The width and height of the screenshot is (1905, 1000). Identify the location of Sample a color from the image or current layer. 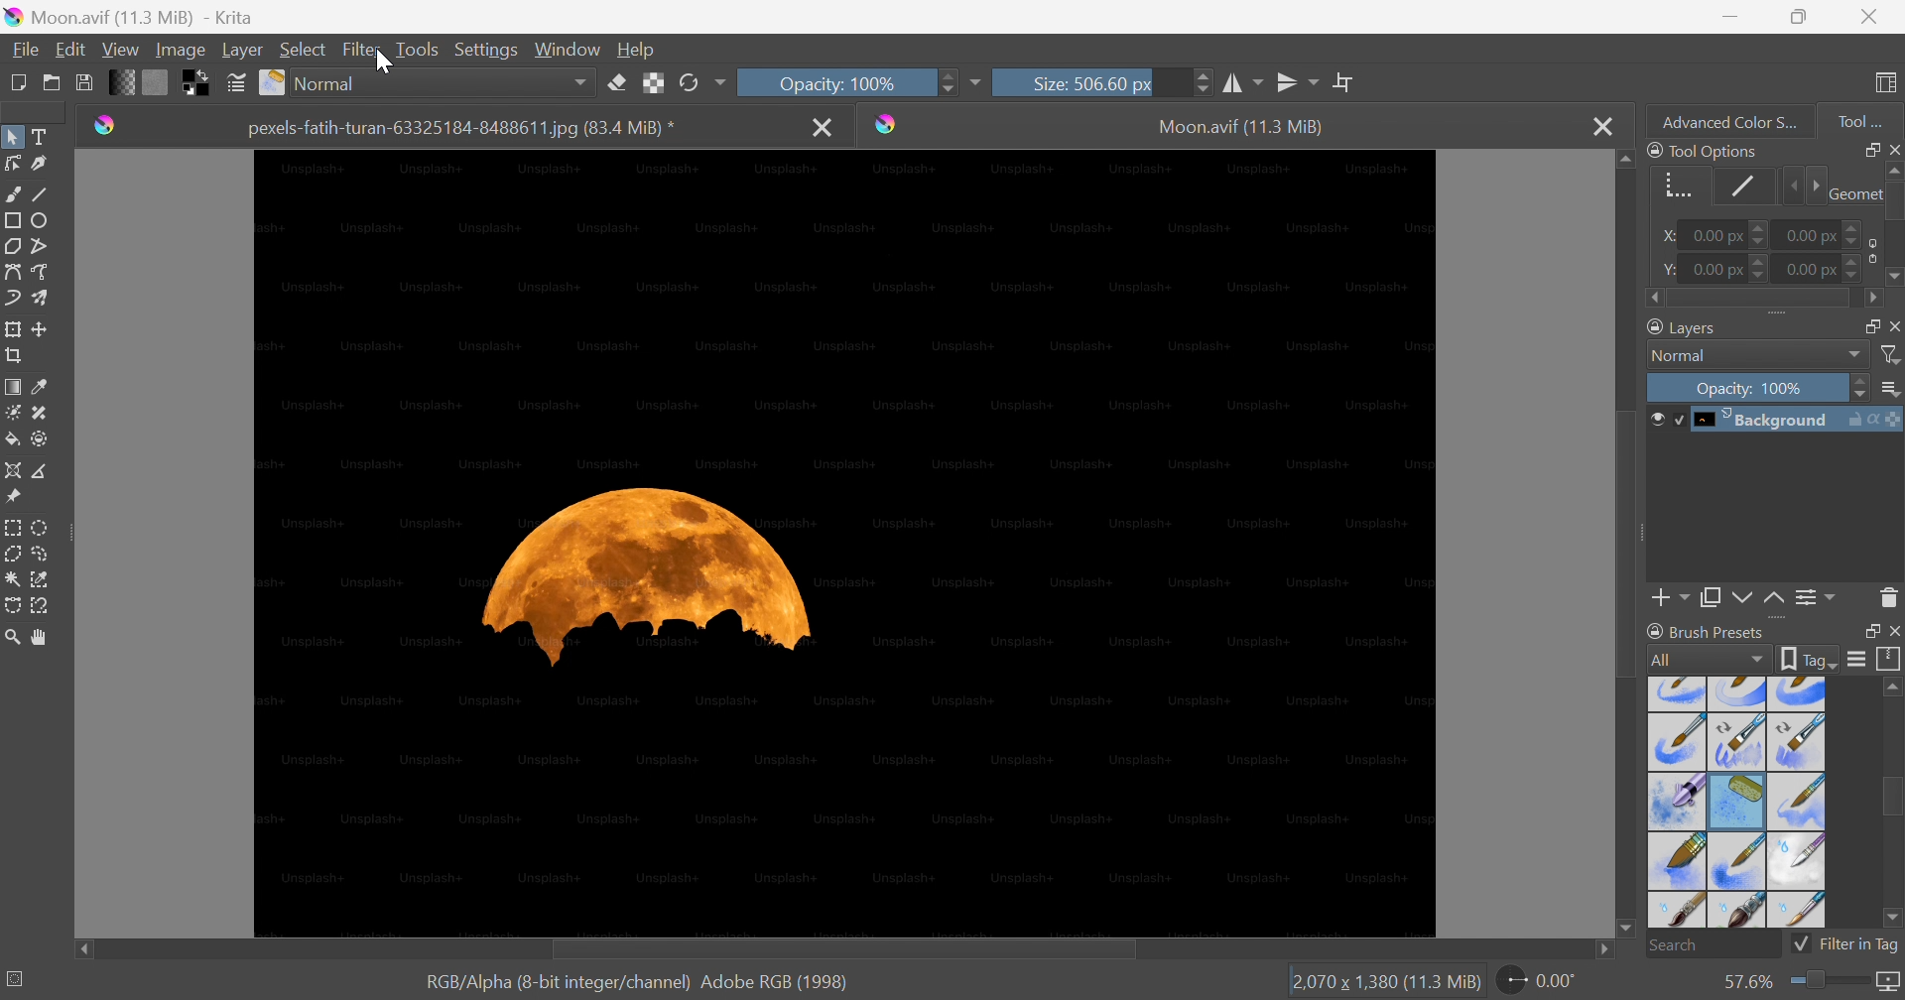
(39, 383).